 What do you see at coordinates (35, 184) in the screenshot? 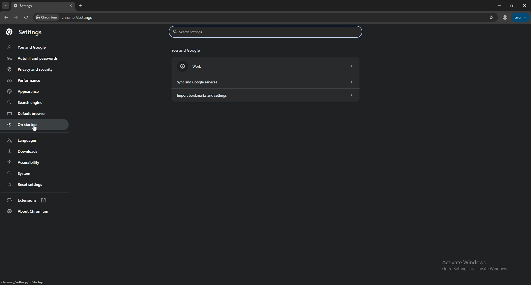
I see `reset settings` at bounding box center [35, 184].